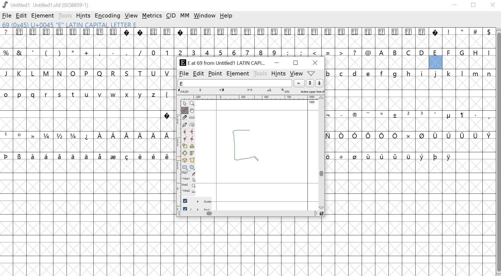  I want to click on empty cells, so click(409, 62).